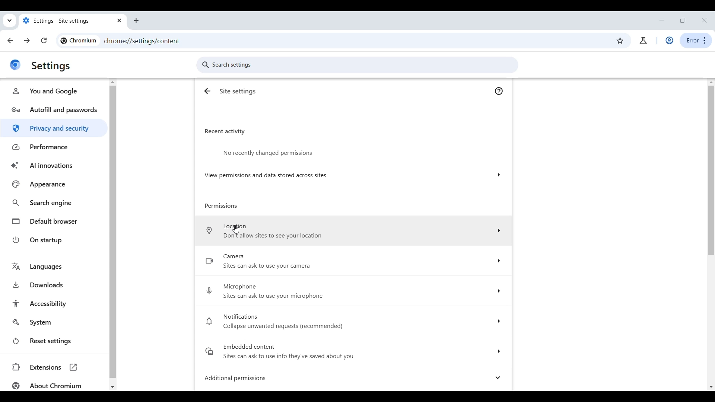  What do you see at coordinates (113, 387) in the screenshot?
I see `Quick slide to bottom` at bounding box center [113, 387].